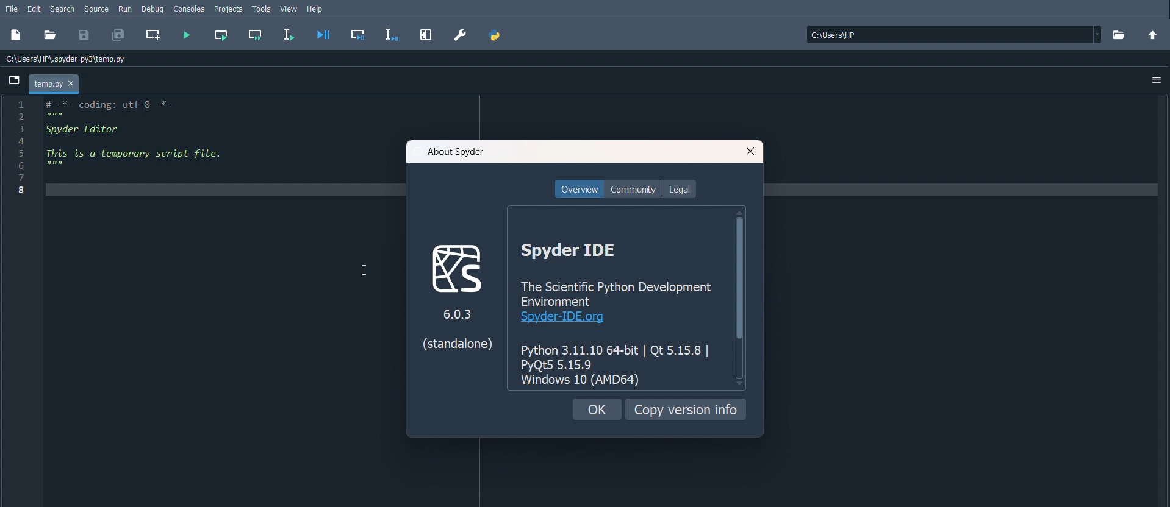 The height and width of the screenshot is (507, 1170). Describe the element at coordinates (146, 151) in the screenshot. I see `Spider editor this is a temporary script file` at that location.